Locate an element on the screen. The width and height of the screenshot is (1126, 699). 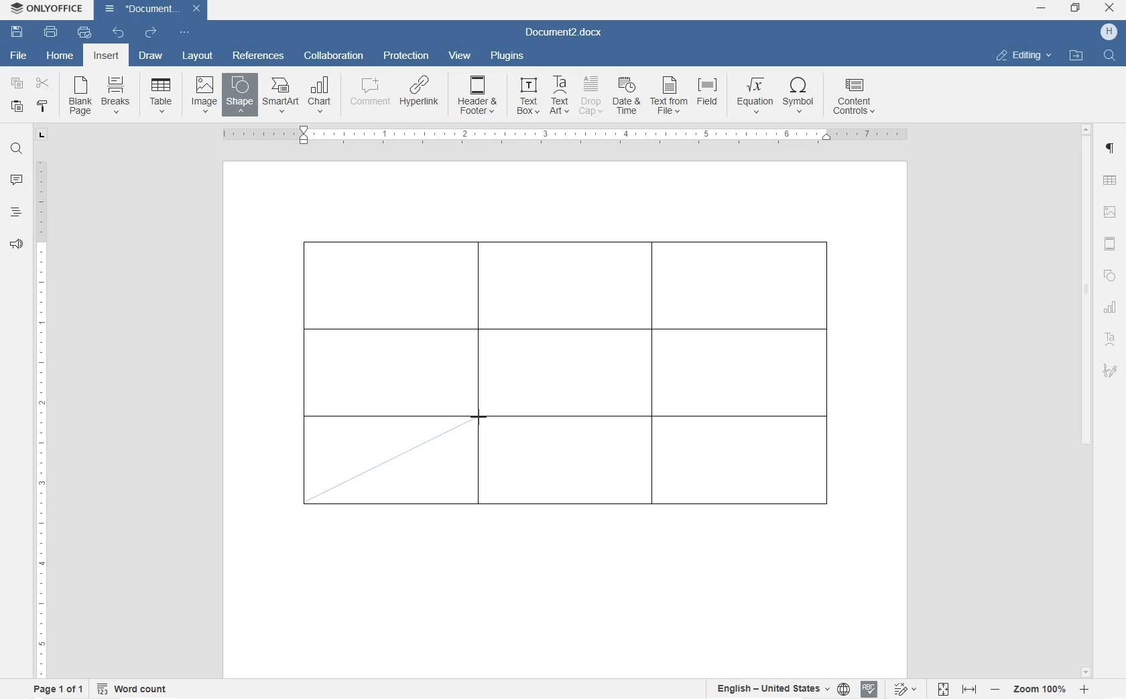
SmartArt is located at coordinates (280, 95).